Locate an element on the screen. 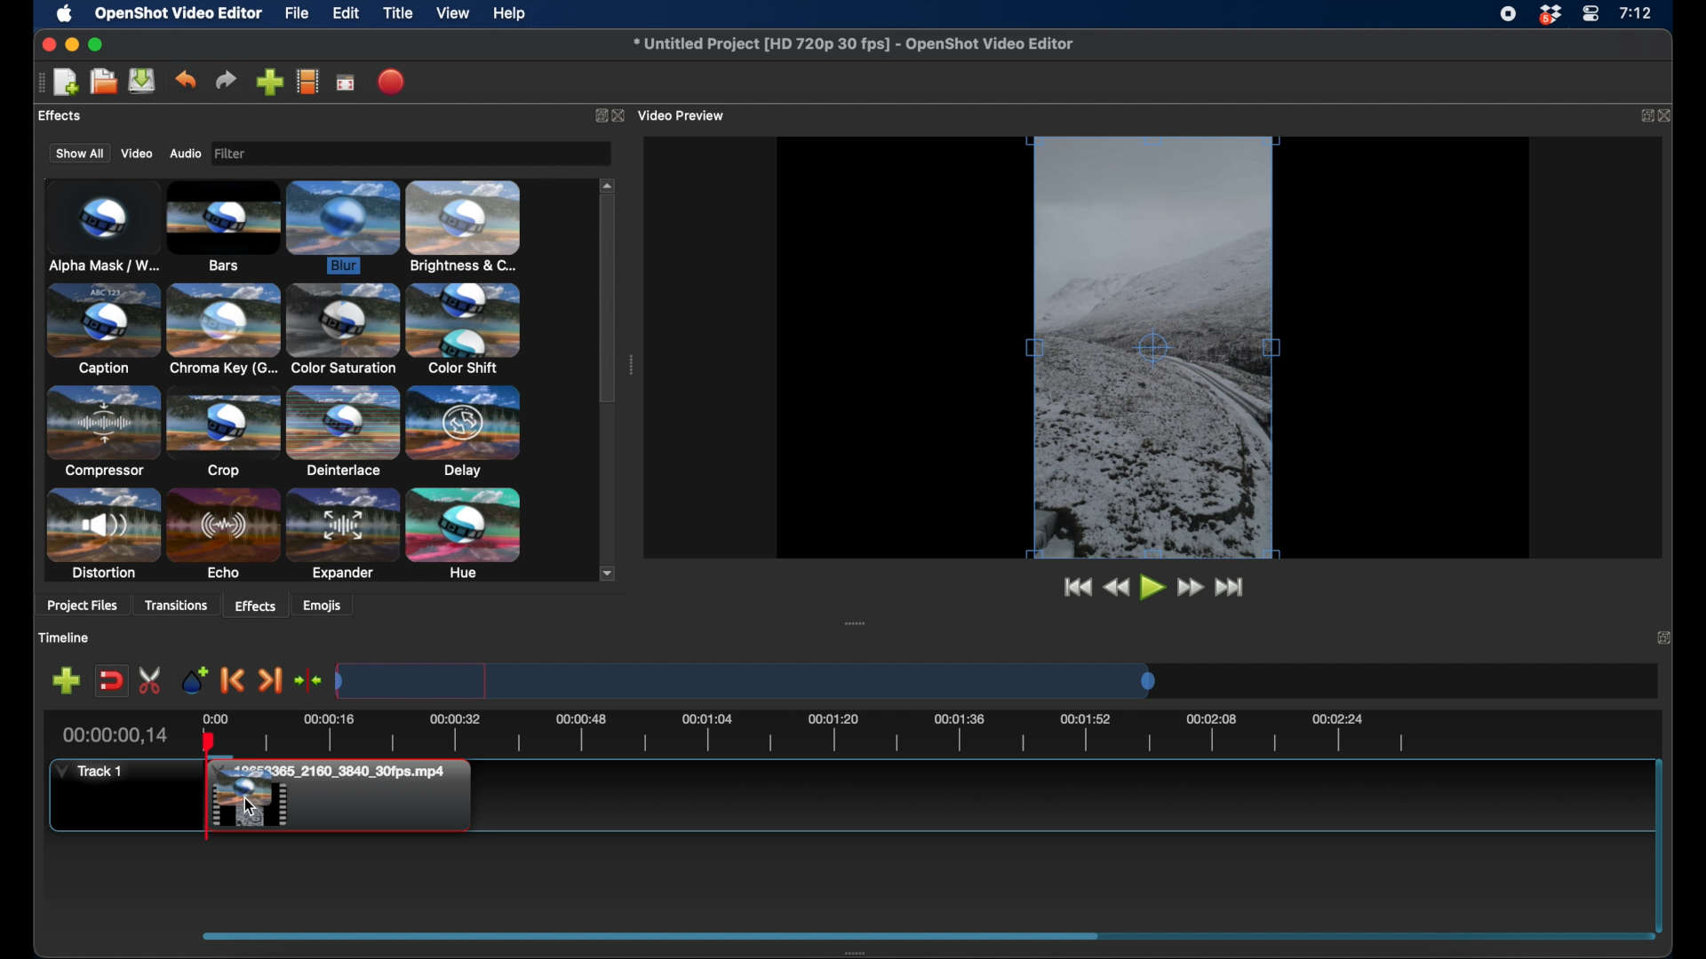  timeline scale is located at coordinates (746, 680).